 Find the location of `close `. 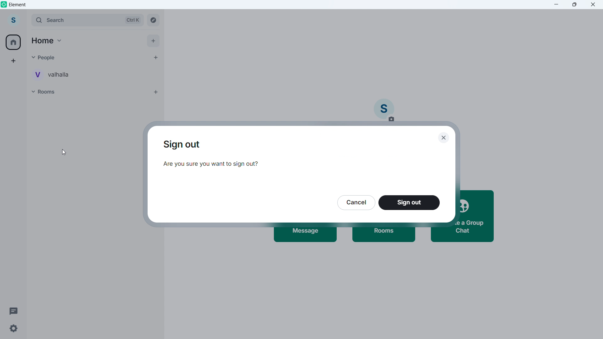

close  is located at coordinates (443, 138).